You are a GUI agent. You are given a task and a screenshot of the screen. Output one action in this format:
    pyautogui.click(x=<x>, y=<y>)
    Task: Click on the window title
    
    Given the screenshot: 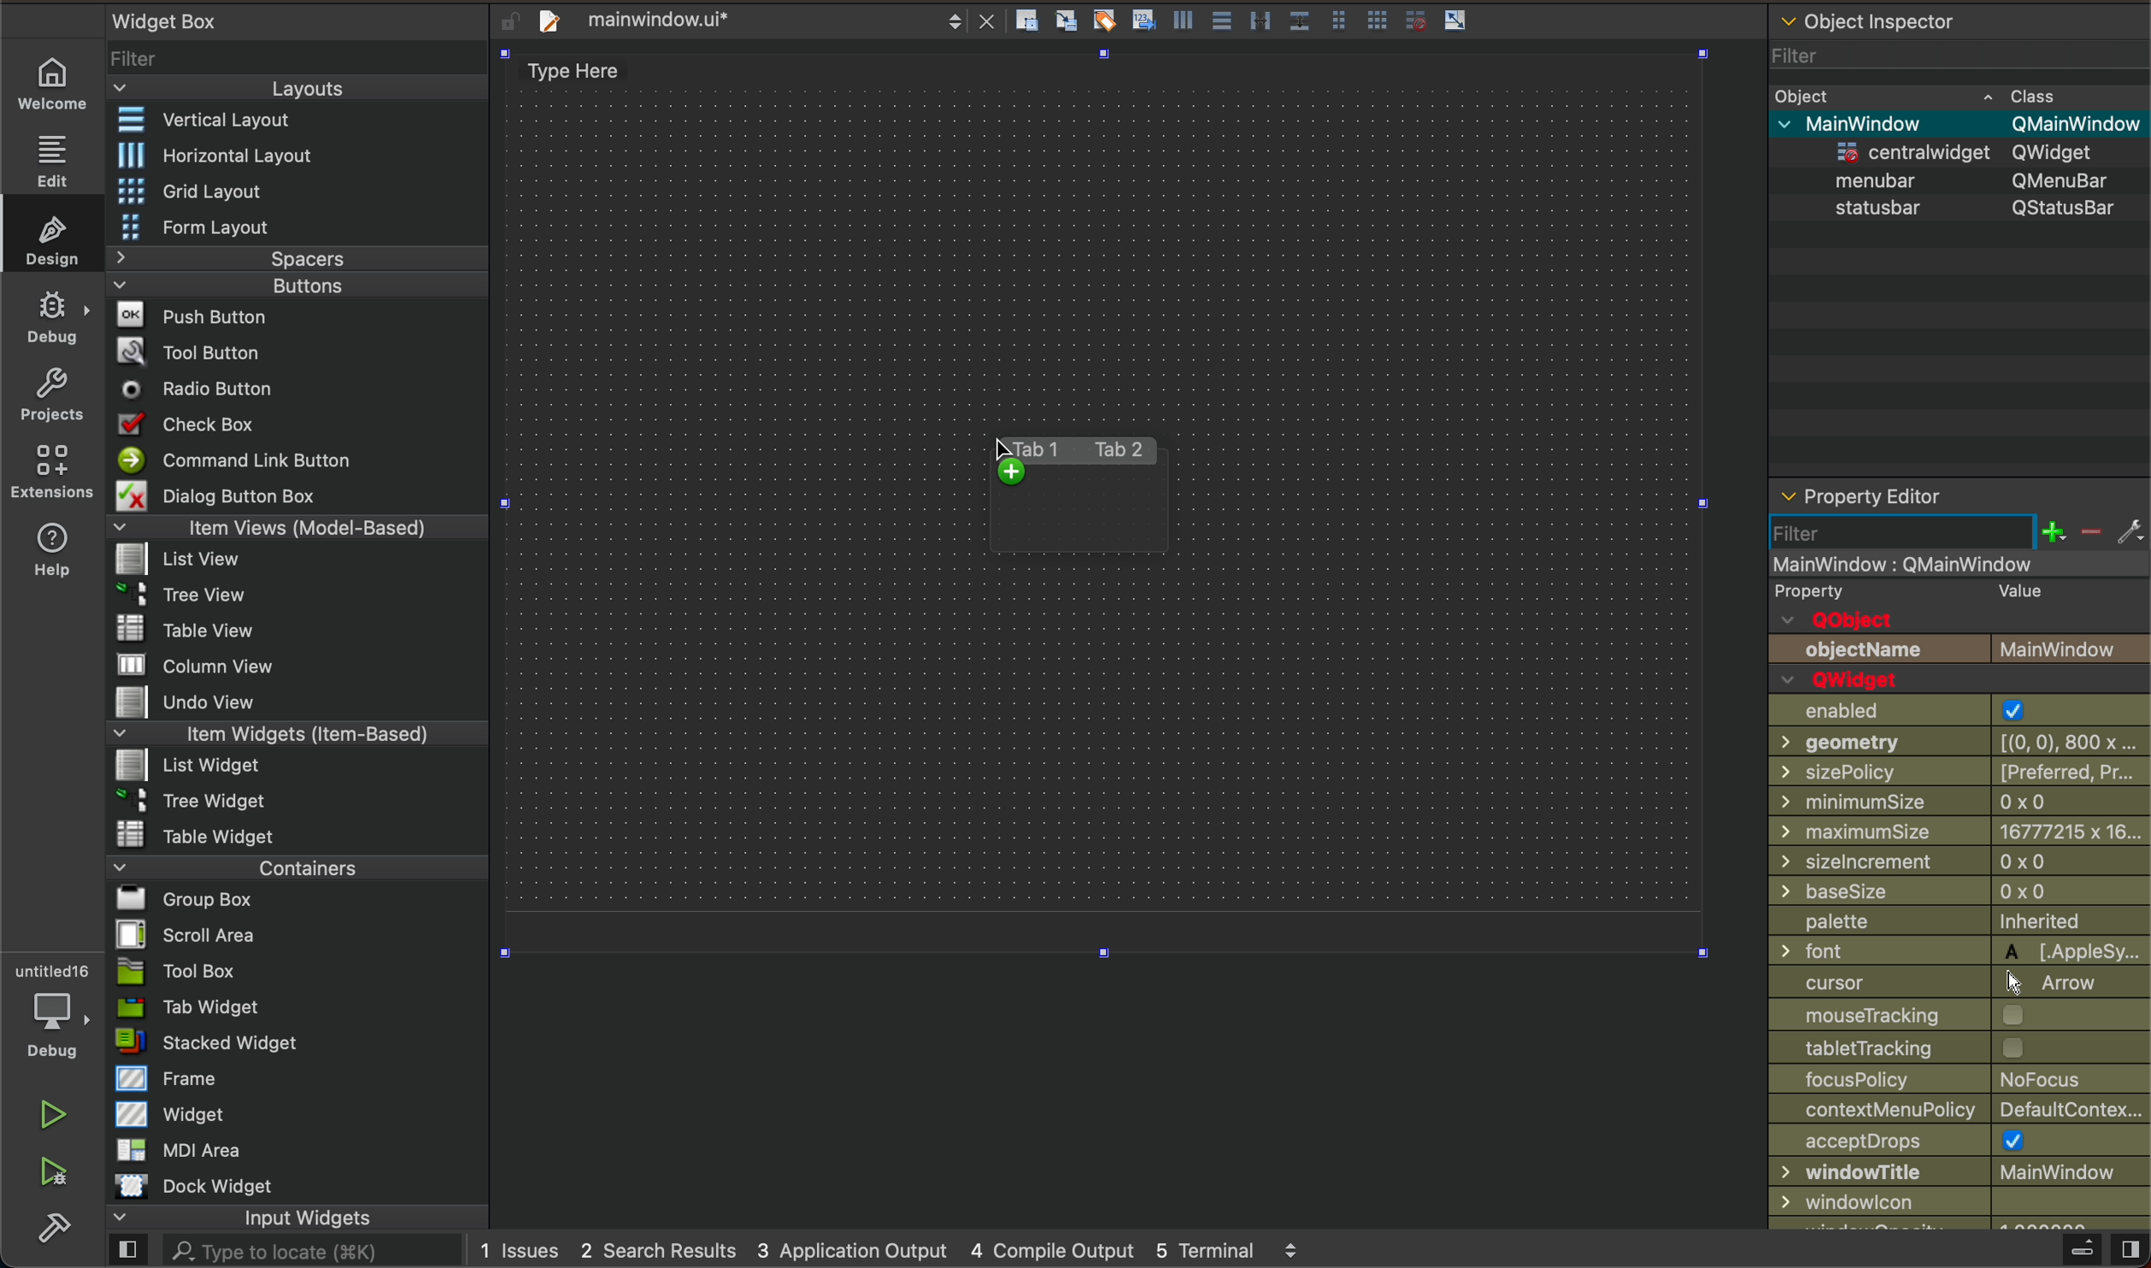 What is the action you would take?
    pyautogui.click(x=1961, y=1172)
    